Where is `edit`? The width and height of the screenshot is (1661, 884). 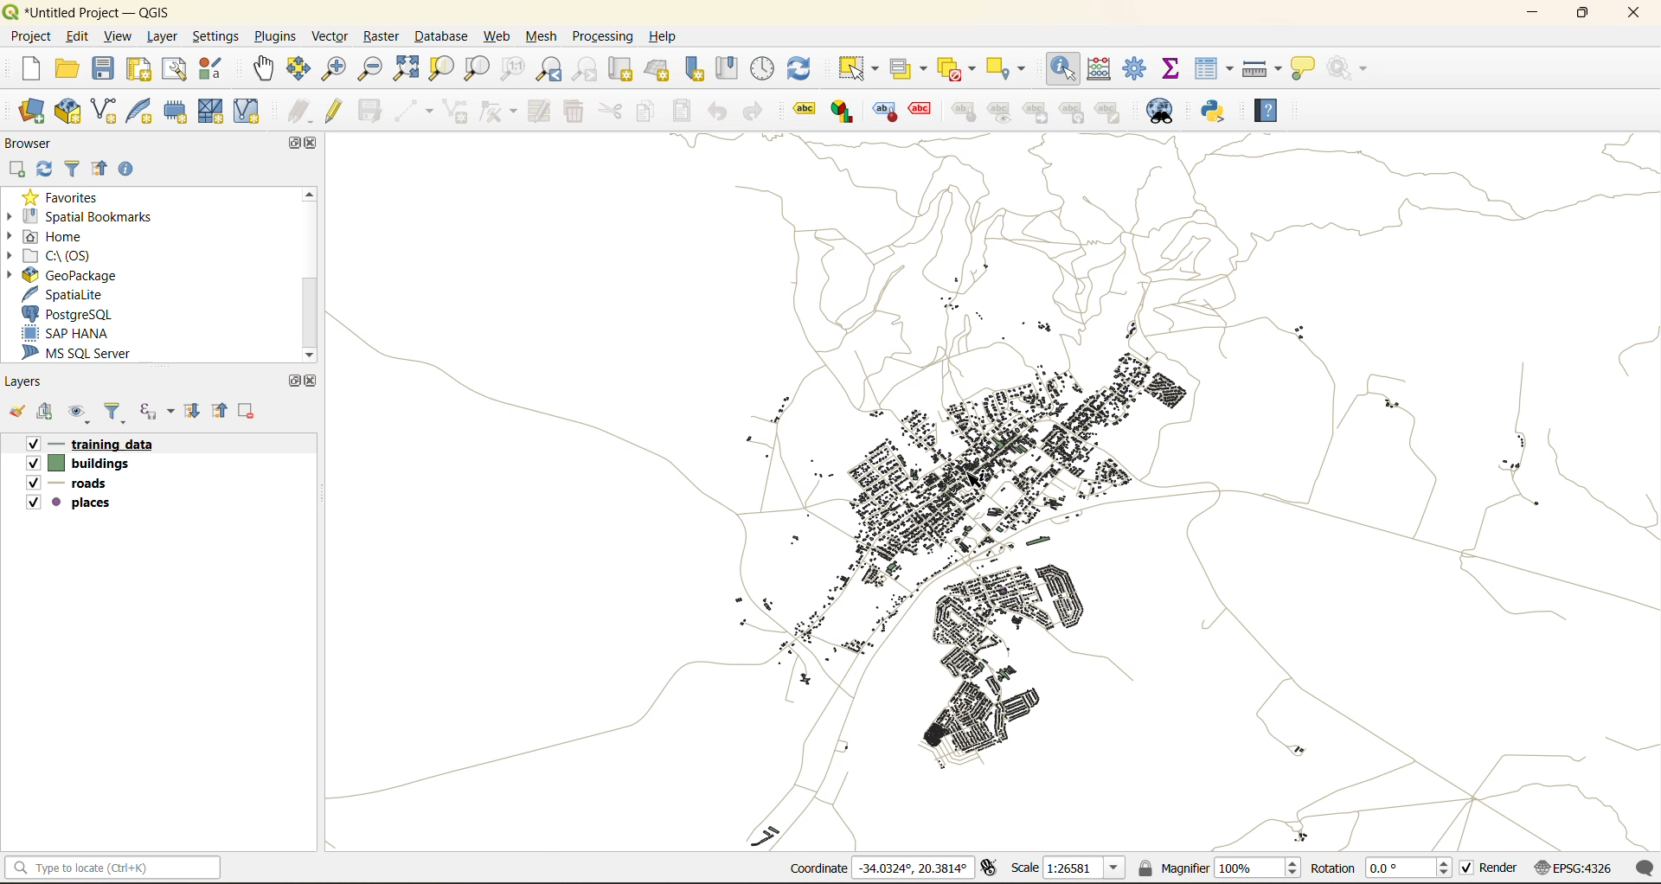
edit is located at coordinates (79, 35).